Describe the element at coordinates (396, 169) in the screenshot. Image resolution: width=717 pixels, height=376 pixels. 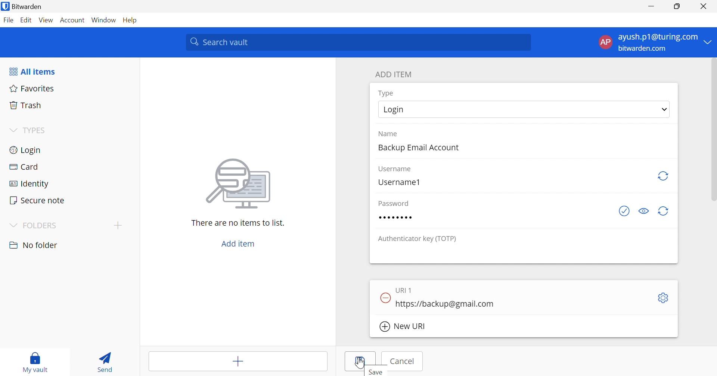
I see `Username` at that location.